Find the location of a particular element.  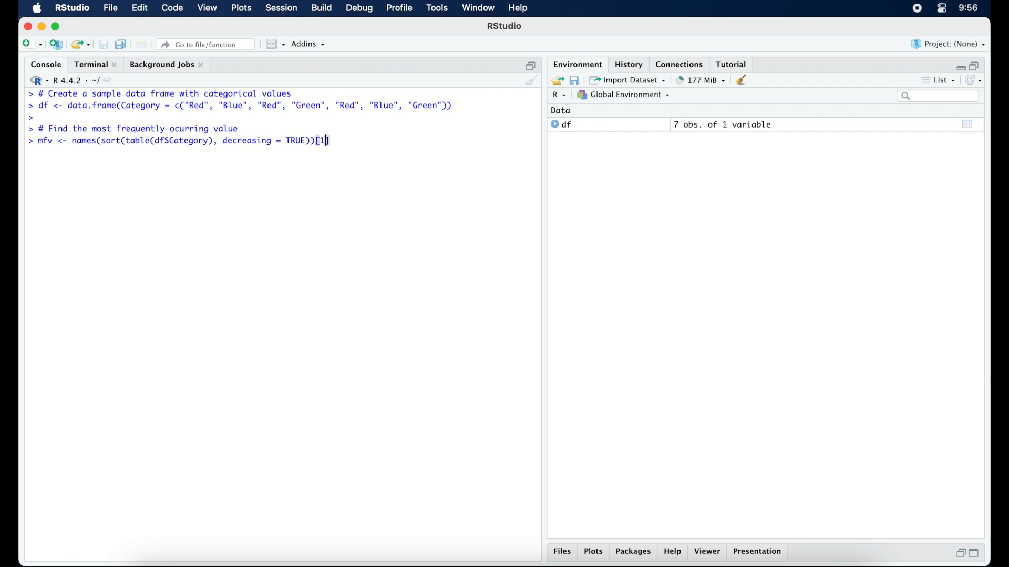

save is located at coordinates (574, 80).